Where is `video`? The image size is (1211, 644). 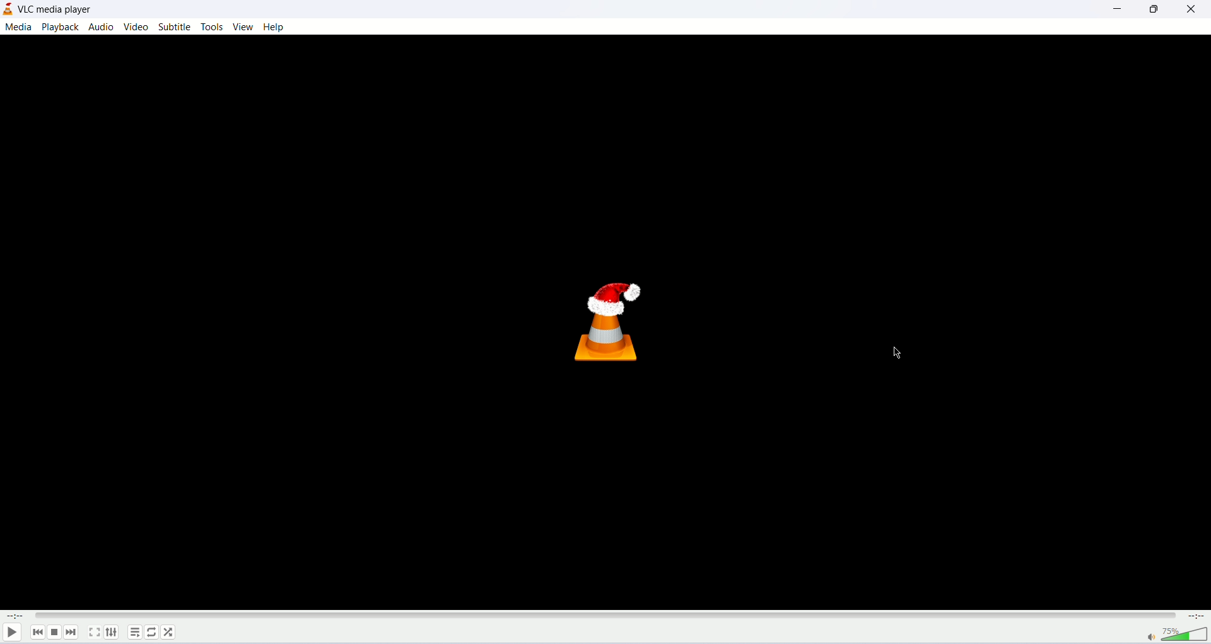 video is located at coordinates (135, 26).